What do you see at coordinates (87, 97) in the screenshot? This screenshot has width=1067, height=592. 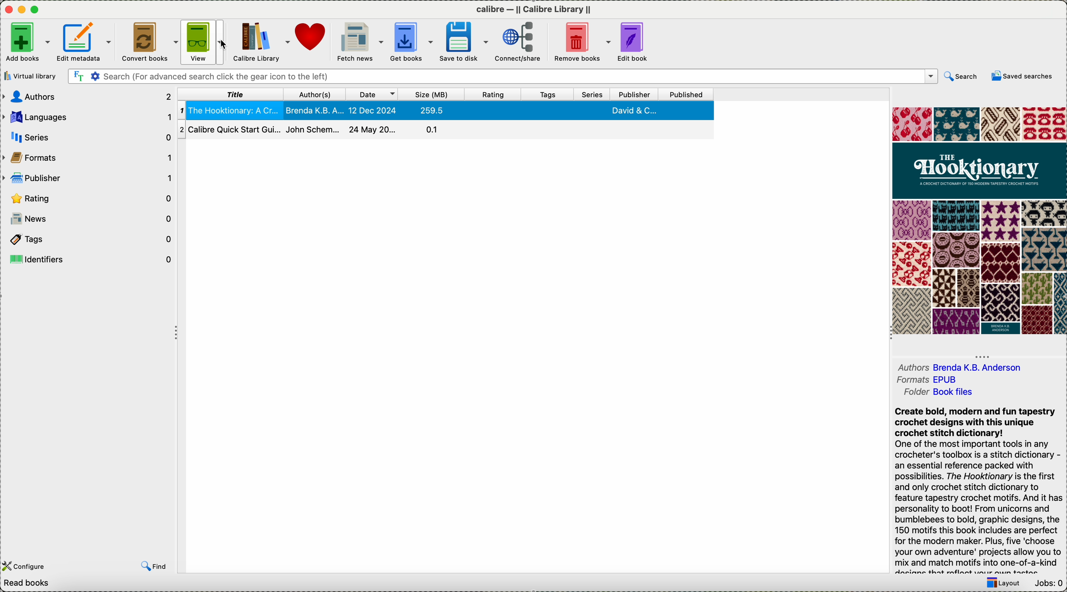 I see `authors` at bounding box center [87, 97].